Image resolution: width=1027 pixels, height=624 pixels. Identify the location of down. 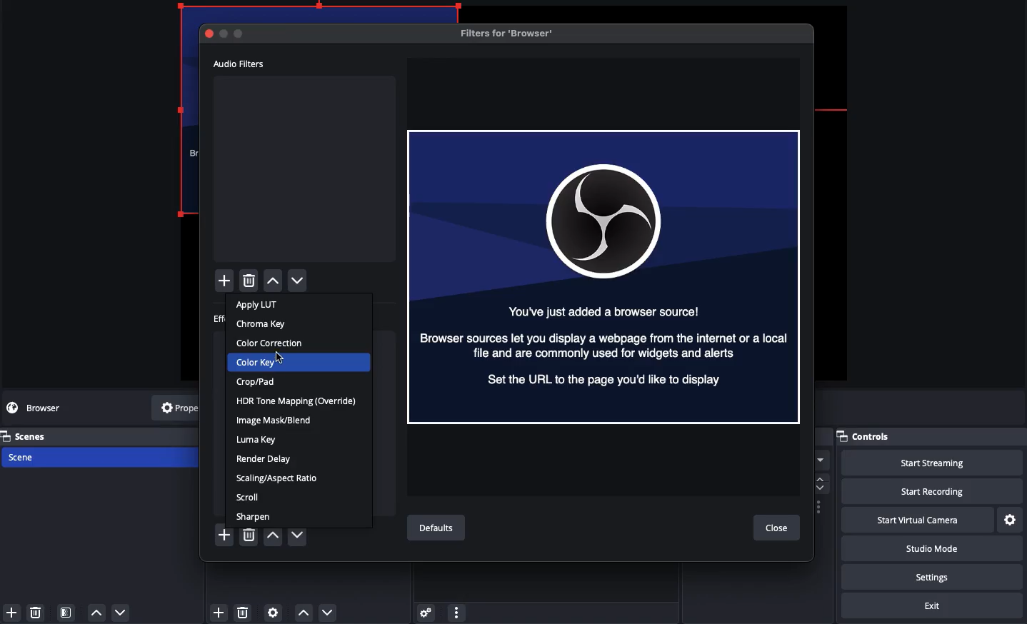
(301, 282).